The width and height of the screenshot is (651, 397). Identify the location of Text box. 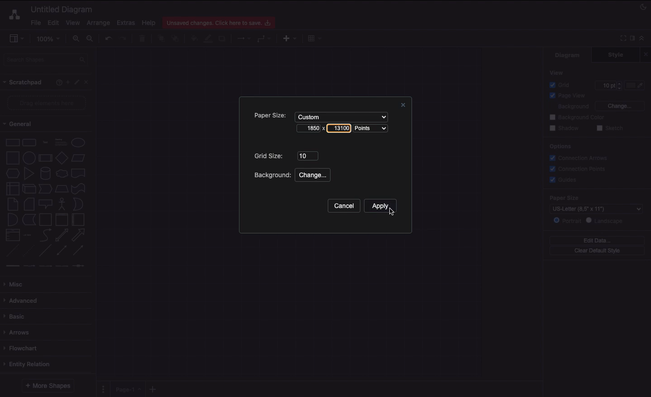
(60, 142).